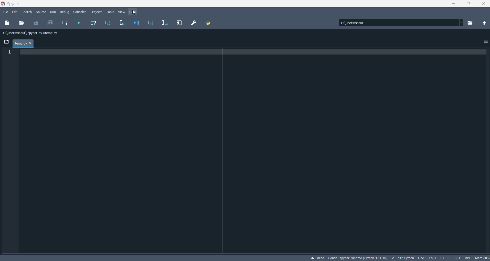 The width and height of the screenshot is (490, 261). What do you see at coordinates (65, 23) in the screenshot?
I see `create new cell` at bounding box center [65, 23].